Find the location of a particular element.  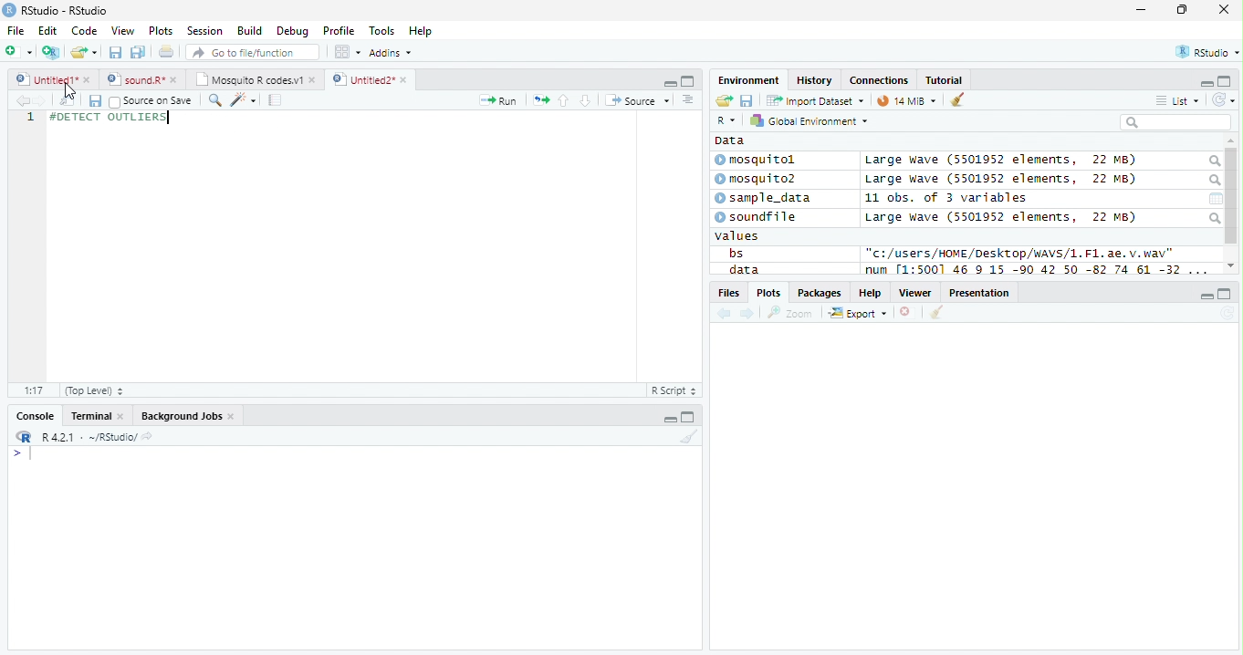

Show document outline is located at coordinates (687, 99).